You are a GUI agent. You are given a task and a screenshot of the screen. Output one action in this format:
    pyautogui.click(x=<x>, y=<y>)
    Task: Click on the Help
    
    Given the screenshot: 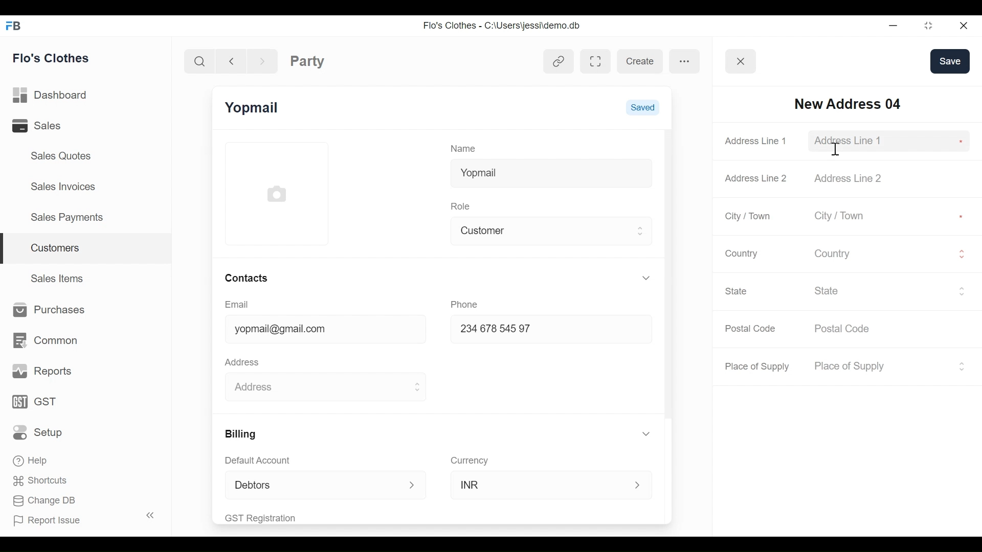 What is the action you would take?
    pyautogui.click(x=32, y=459)
    